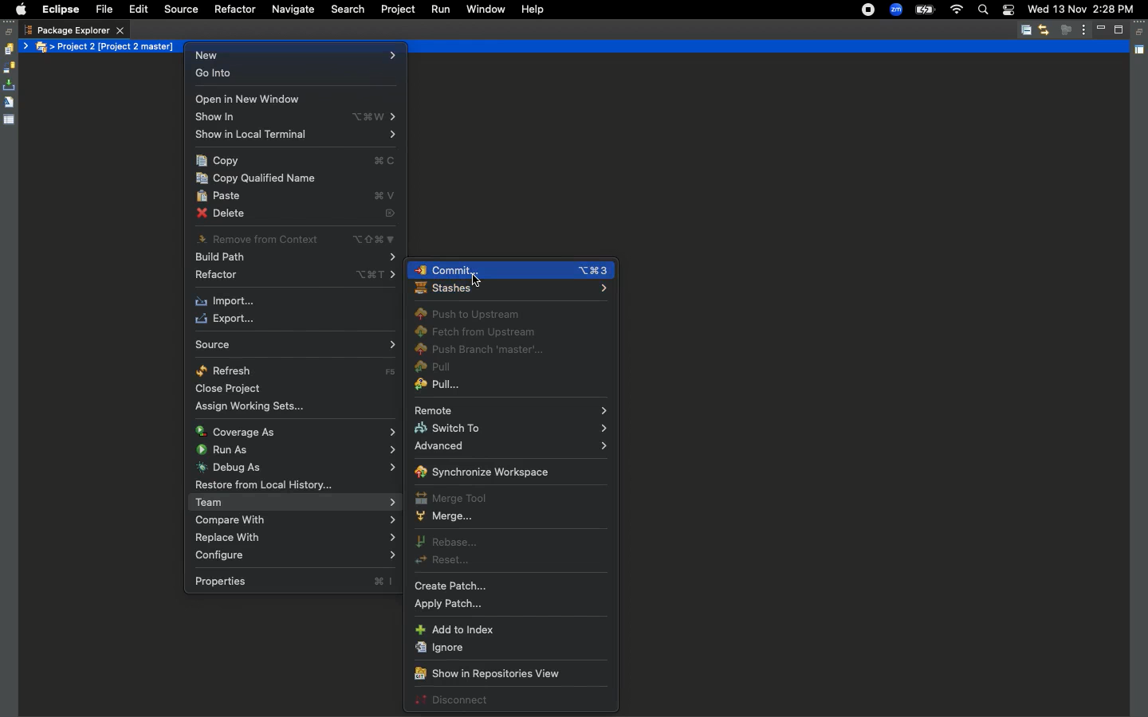 This screenshot has width=1148, height=717. Describe the element at coordinates (9, 104) in the screenshot. I see `Git reflog` at that location.